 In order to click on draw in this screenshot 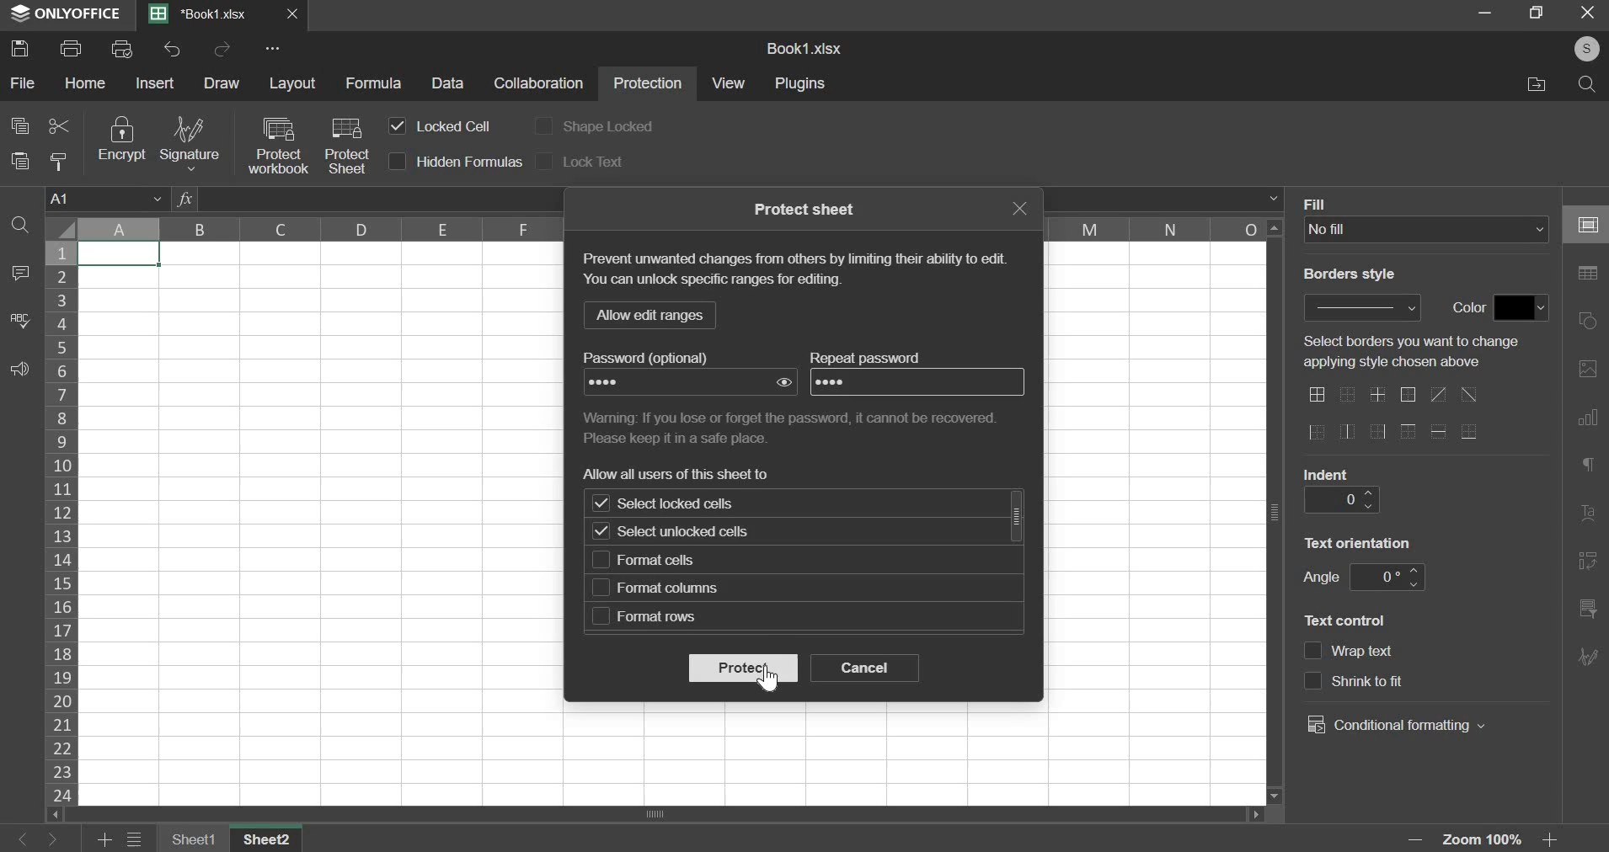, I will do `click(222, 83)`.